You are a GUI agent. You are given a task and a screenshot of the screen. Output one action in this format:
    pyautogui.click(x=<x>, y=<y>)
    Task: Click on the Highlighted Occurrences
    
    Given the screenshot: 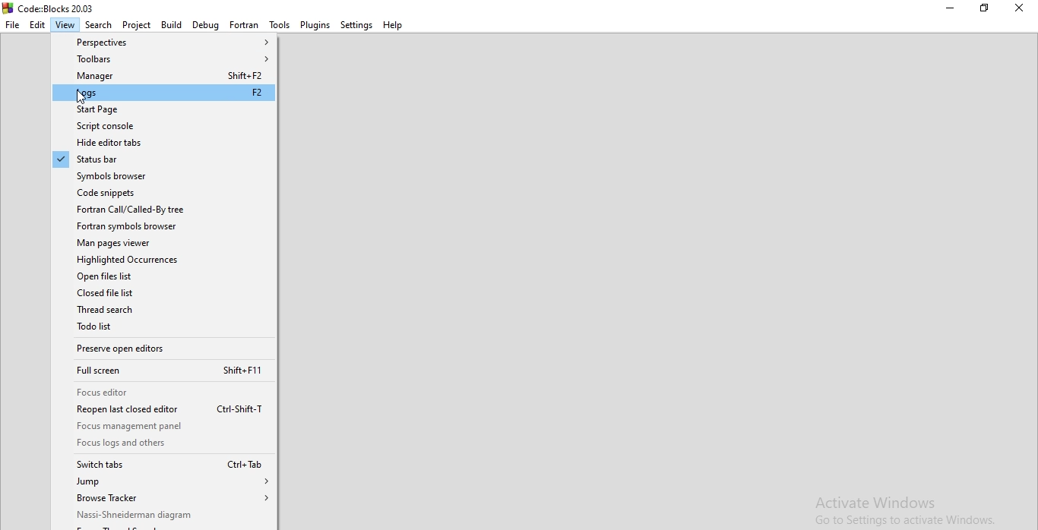 What is the action you would take?
    pyautogui.click(x=163, y=259)
    